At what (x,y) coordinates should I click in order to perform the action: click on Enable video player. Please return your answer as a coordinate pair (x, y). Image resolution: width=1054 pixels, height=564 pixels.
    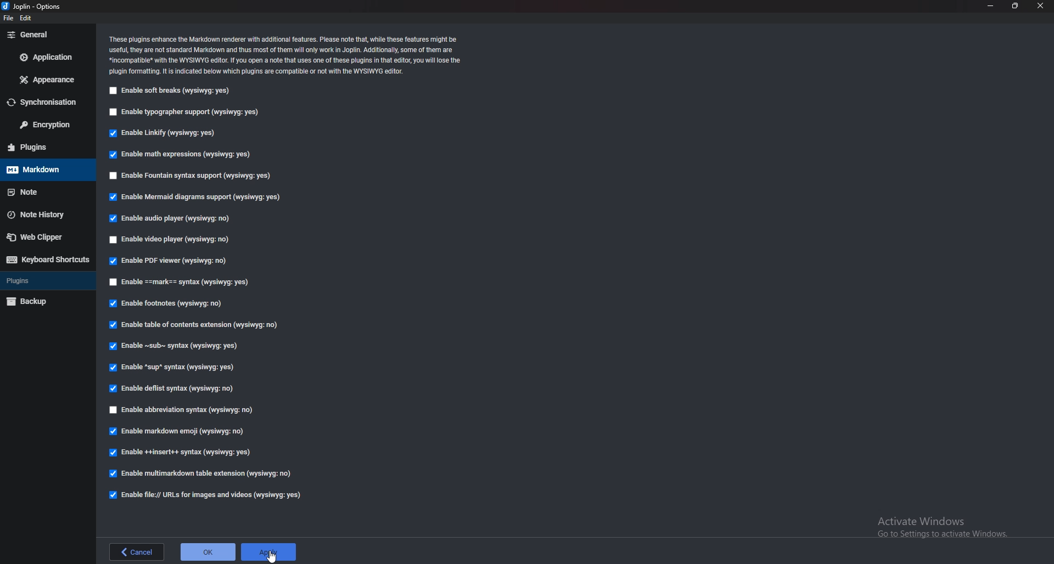
    Looking at the image, I should click on (170, 240).